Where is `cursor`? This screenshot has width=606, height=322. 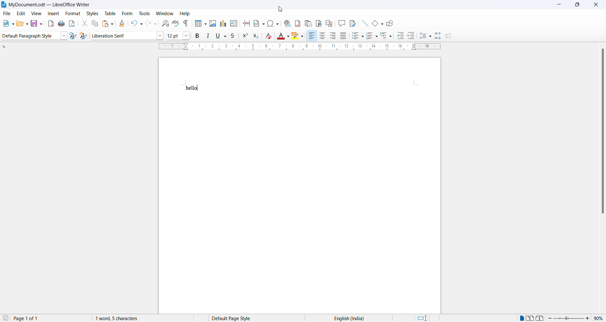 cursor is located at coordinates (281, 10).